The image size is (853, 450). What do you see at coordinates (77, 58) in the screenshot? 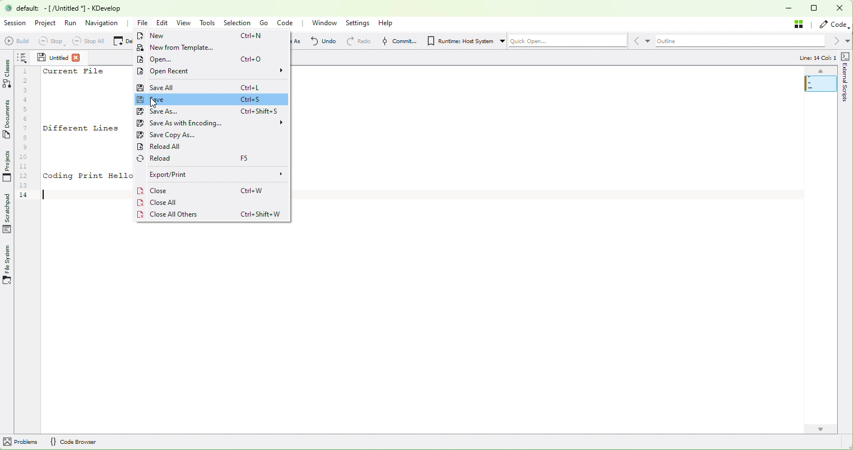
I see `close tab` at bounding box center [77, 58].